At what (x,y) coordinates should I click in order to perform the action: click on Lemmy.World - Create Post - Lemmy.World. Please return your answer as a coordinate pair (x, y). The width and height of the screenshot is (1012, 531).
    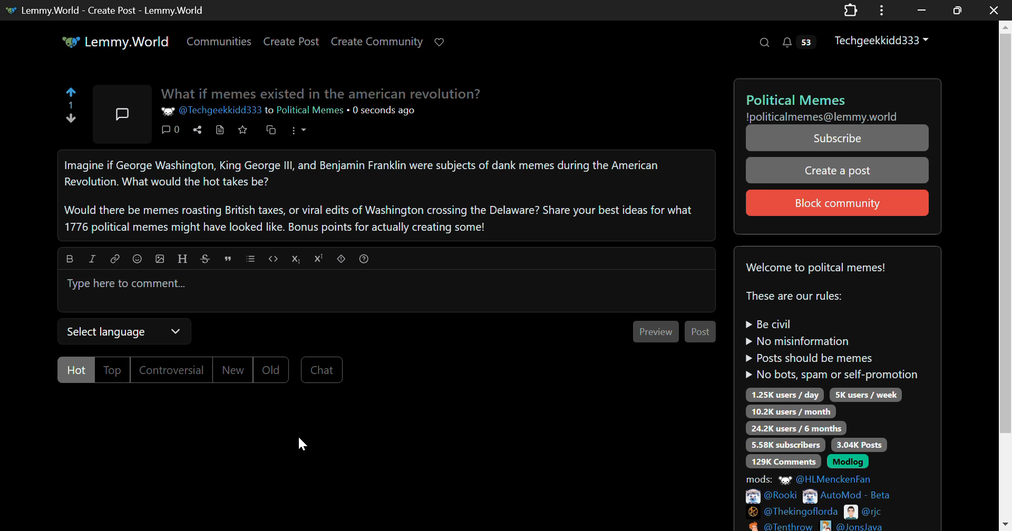
    Looking at the image, I should click on (113, 10).